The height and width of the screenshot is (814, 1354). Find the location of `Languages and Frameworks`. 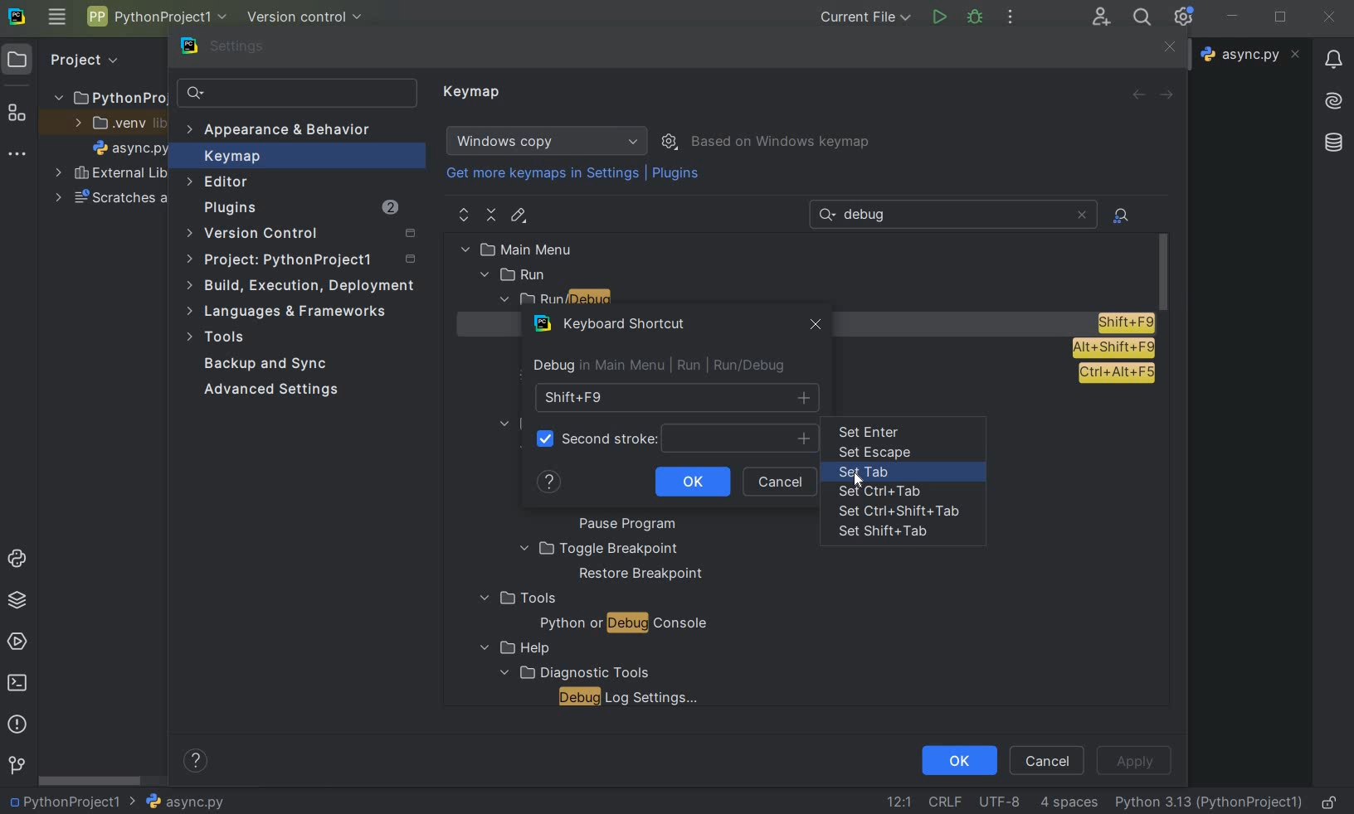

Languages and Frameworks is located at coordinates (292, 312).